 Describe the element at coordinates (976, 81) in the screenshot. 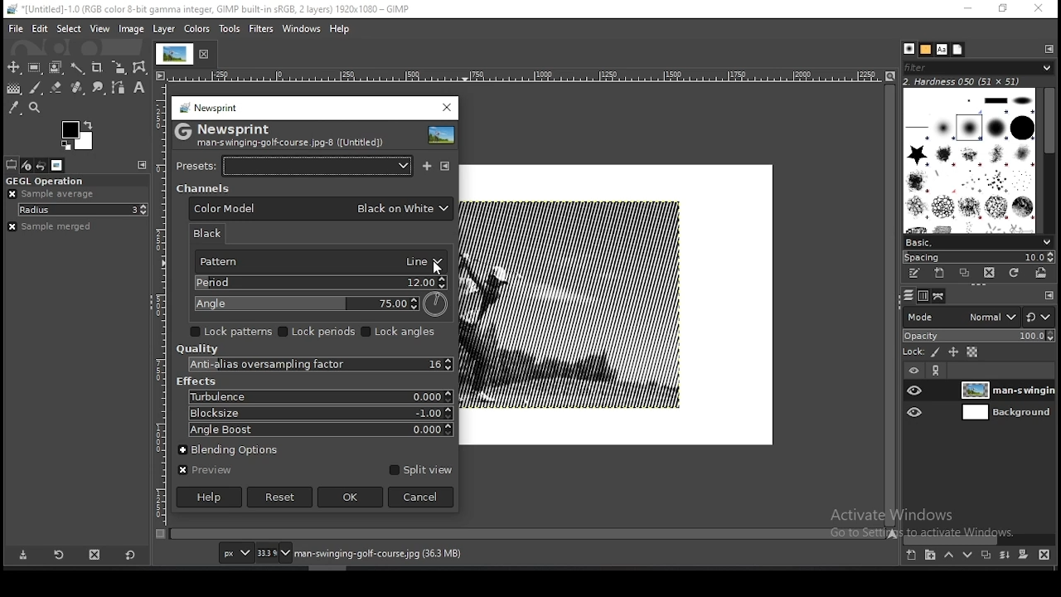

I see `hardness 050 (51x51)` at that location.